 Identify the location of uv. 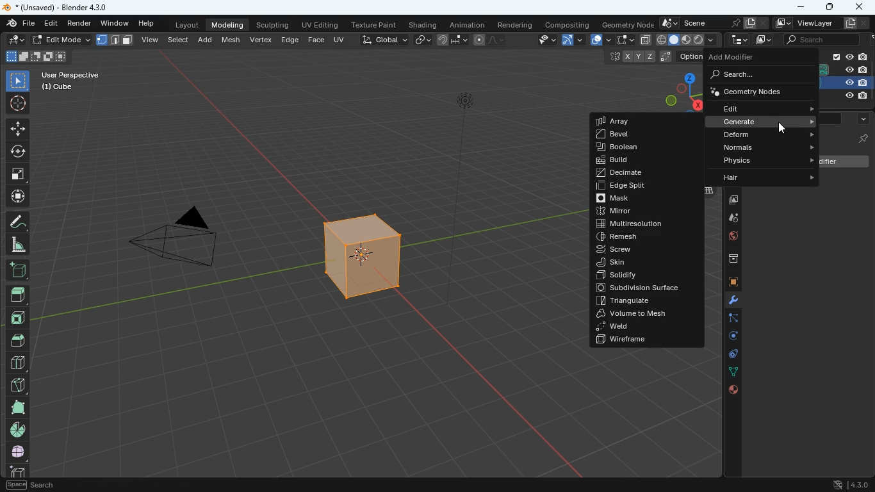
(338, 39).